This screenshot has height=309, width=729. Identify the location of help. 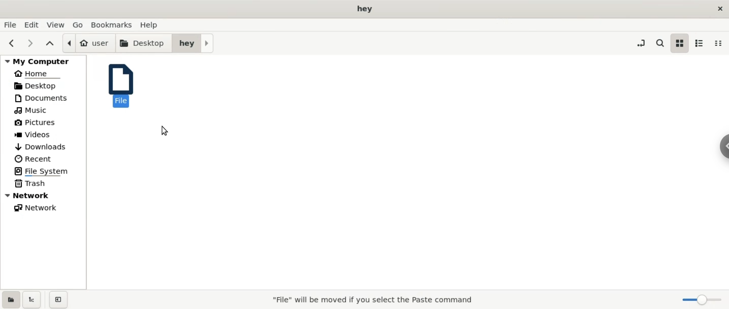
(157, 25).